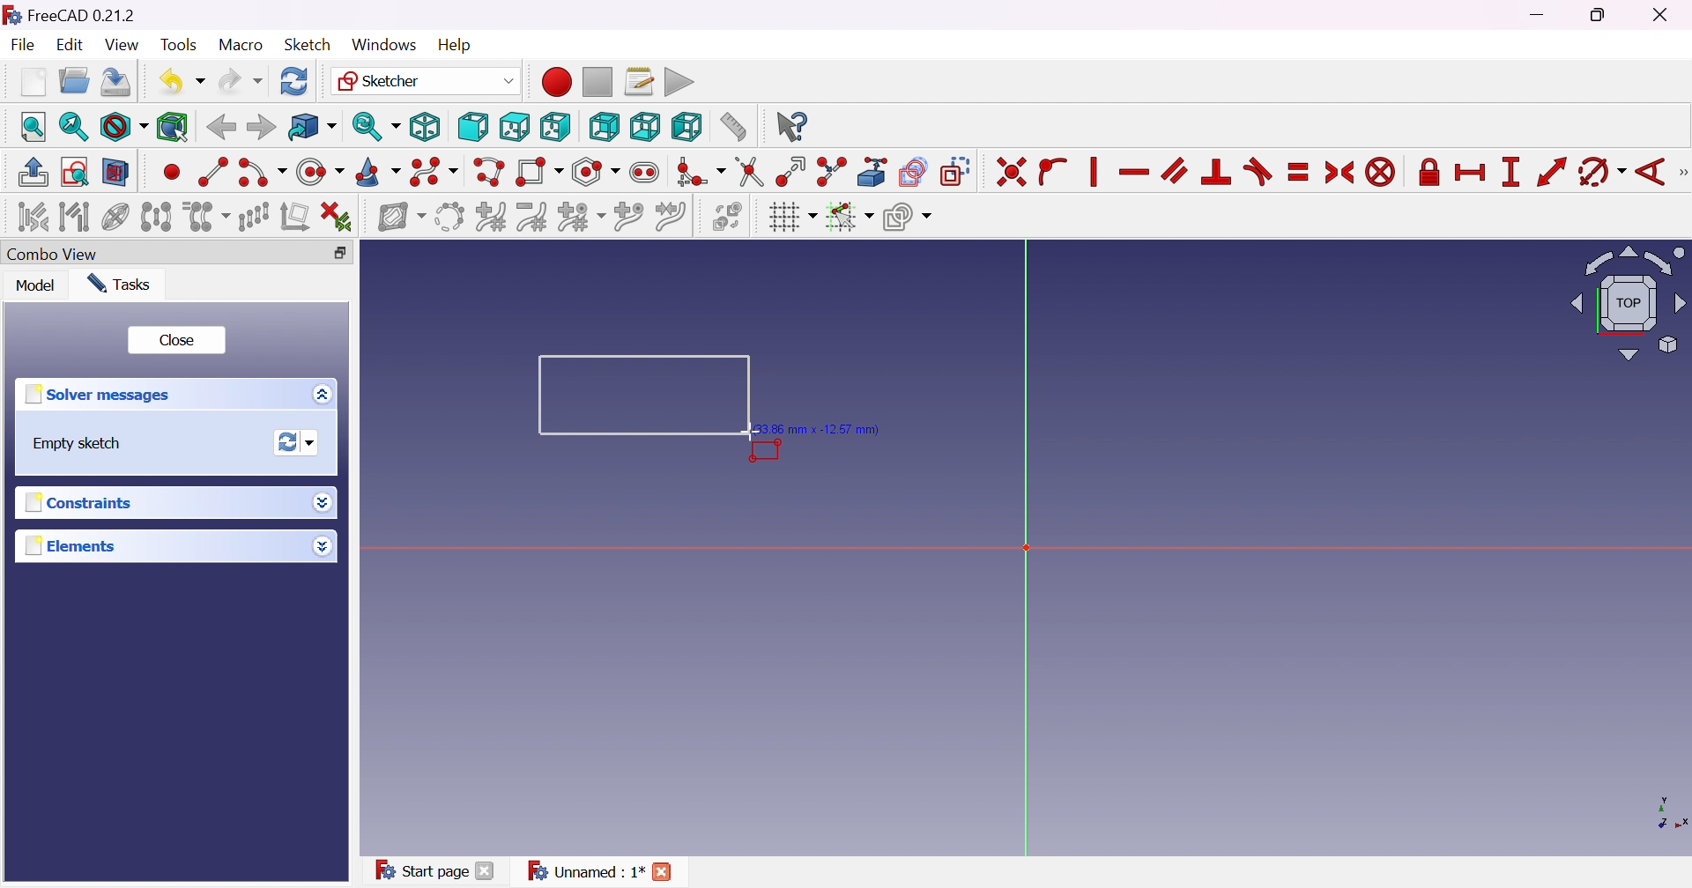 The height and width of the screenshot is (888, 1692). Describe the element at coordinates (680, 80) in the screenshot. I see `Execute macro` at that location.